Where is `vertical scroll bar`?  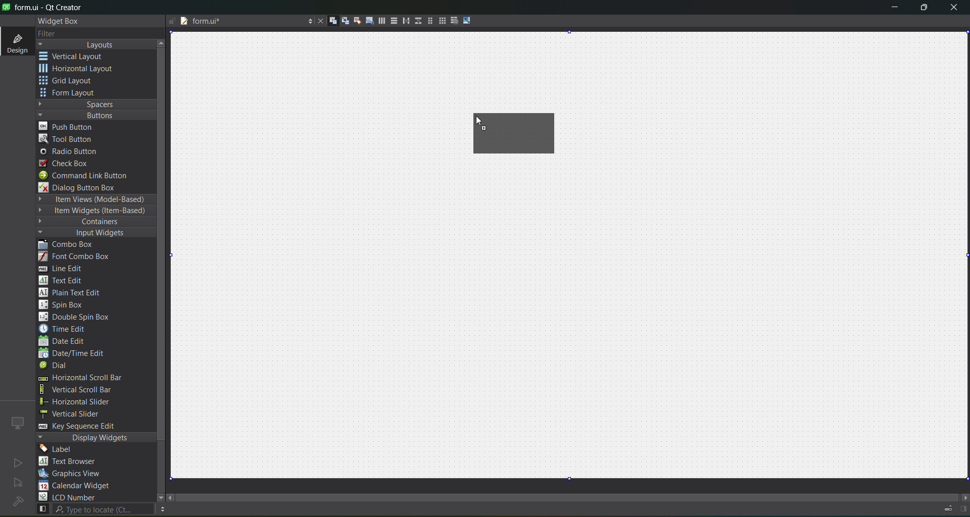 vertical scroll bar is located at coordinates (87, 390).